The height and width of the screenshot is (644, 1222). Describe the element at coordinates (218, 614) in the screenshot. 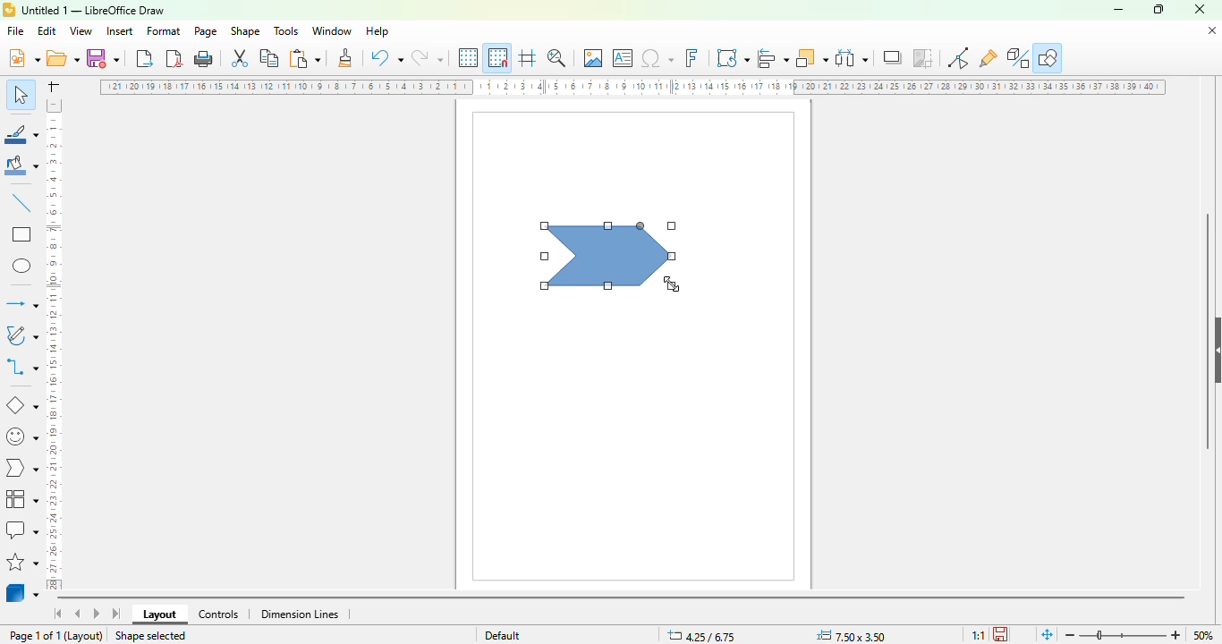

I see `controls` at that location.